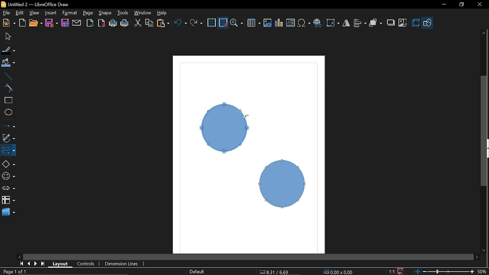  I want to click on Rotate, so click(333, 22).